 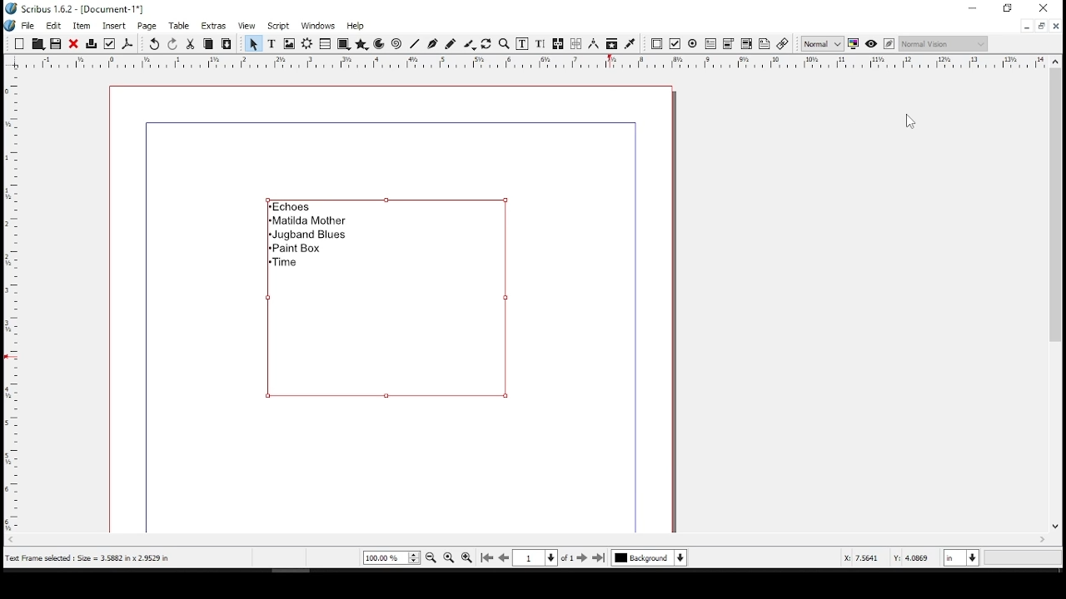 I want to click on item, so click(x=81, y=26).